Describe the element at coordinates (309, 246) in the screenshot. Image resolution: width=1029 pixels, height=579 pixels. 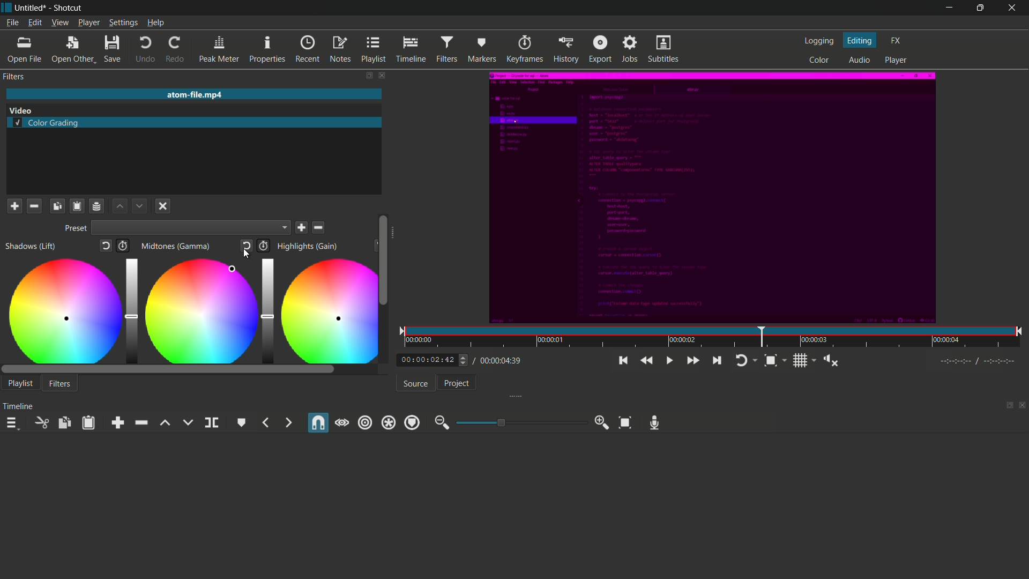
I see `highlights(gain)` at that location.